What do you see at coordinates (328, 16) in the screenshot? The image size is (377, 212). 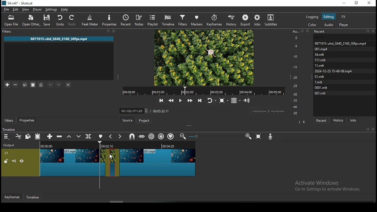 I see `editing` at bounding box center [328, 16].